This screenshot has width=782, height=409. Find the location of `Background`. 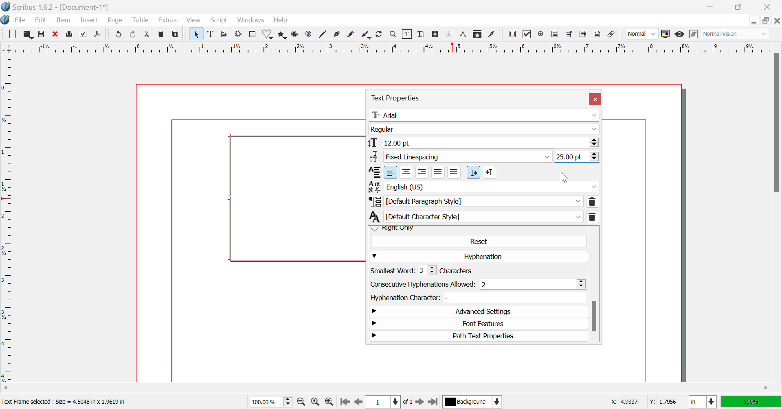

Background is located at coordinates (472, 401).